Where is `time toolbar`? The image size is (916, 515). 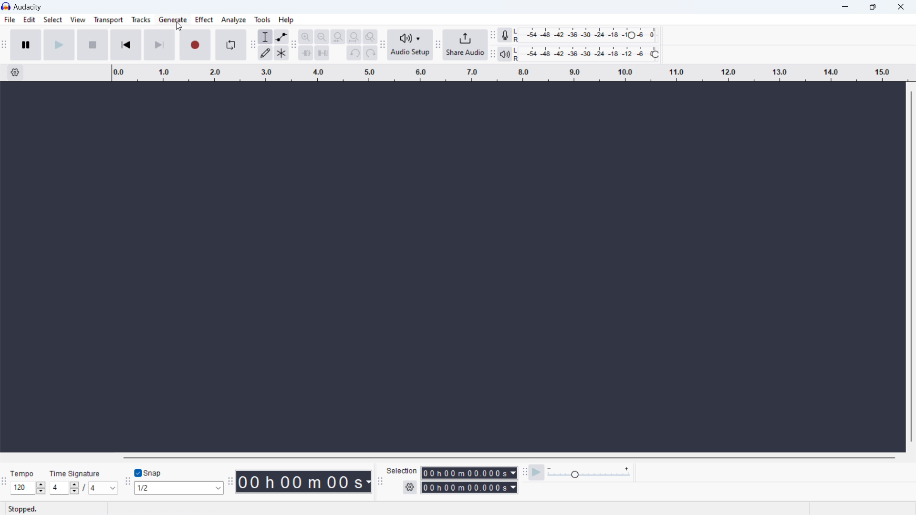 time toolbar is located at coordinates (230, 479).